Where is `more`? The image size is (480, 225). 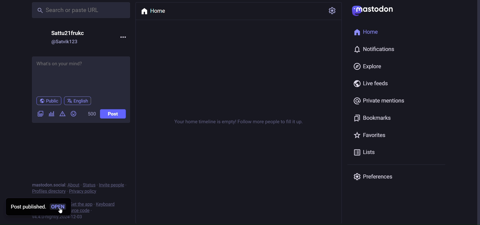 more is located at coordinates (126, 37).